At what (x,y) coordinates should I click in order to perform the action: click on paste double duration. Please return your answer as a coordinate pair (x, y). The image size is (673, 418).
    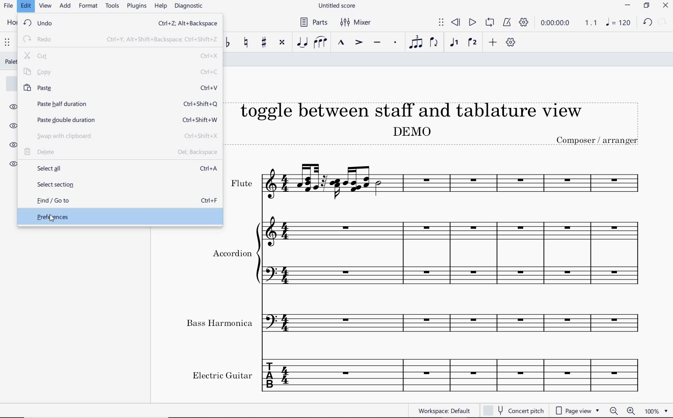
    Looking at the image, I should click on (120, 119).